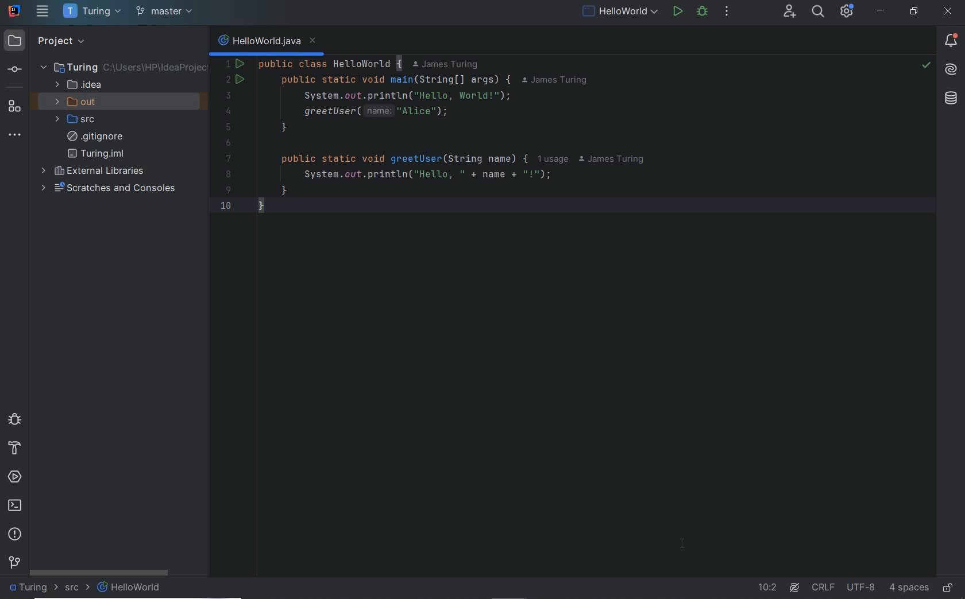 This screenshot has height=599, width=965. Describe the element at coordinates (620, 11) in the screenshot. I see `RUN/DEBUG CONFICURATIONS` at that location.